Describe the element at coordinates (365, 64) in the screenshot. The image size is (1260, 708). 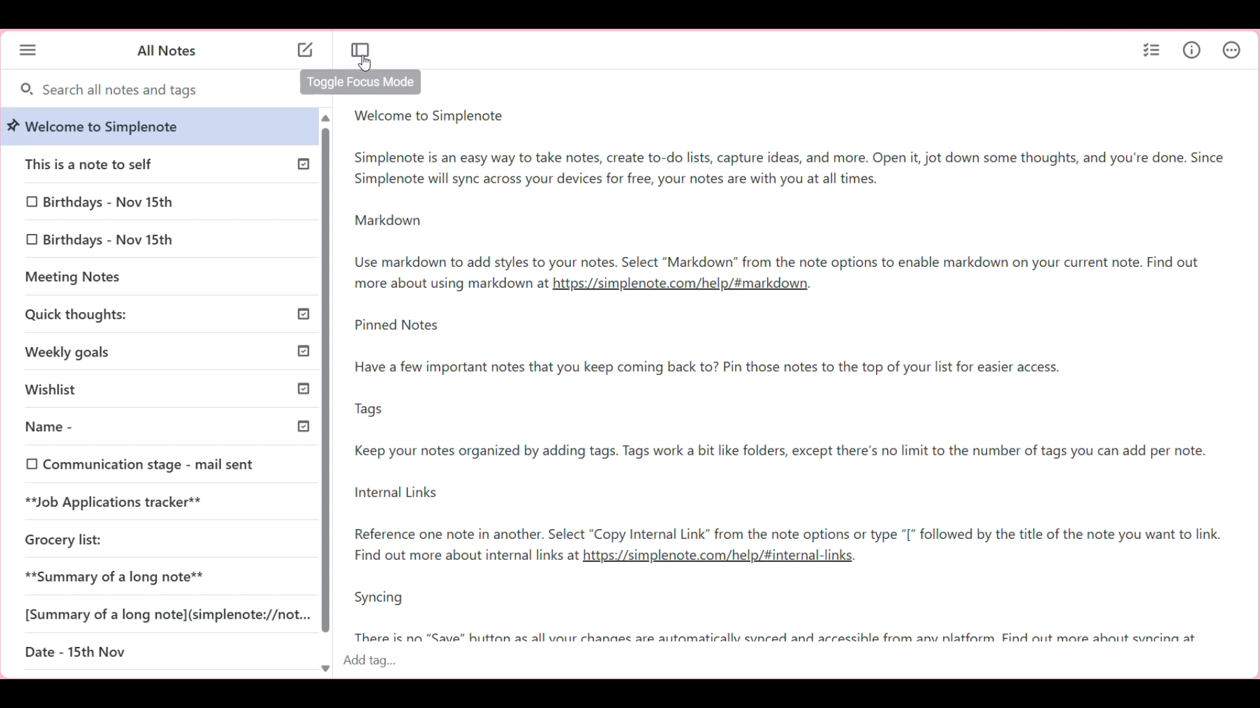
I see `Cursor clicking on Toggle focus mode` at that location.